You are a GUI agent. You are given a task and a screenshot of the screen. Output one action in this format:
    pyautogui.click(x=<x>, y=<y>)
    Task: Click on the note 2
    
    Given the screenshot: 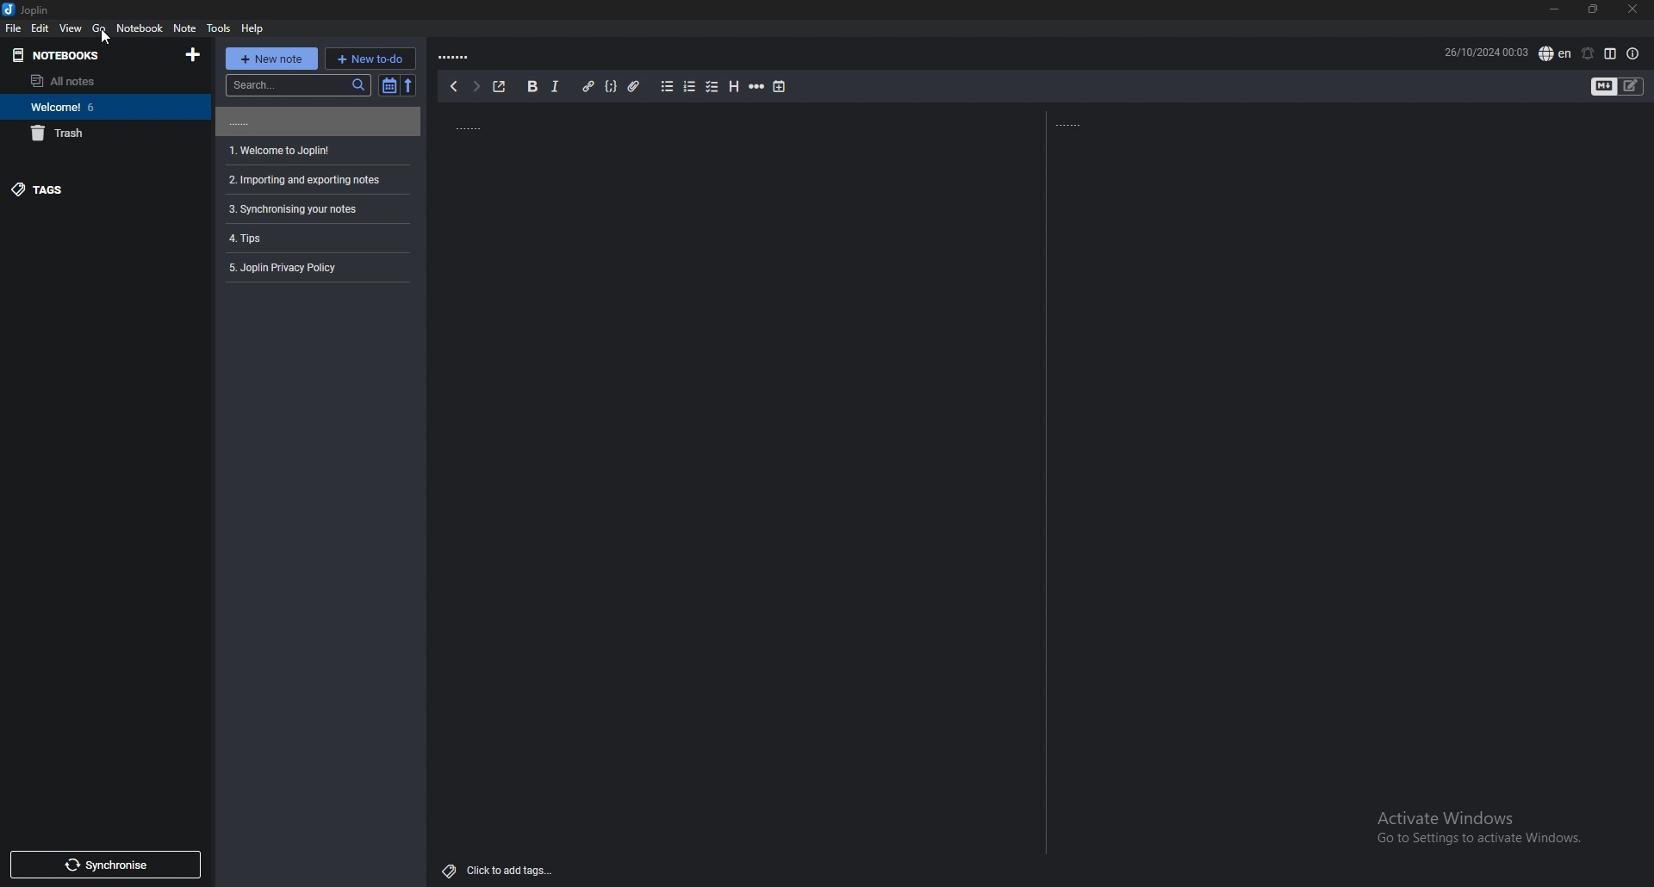 What is the action you would take?
    pyautogui.click(x=319, y=150)
    